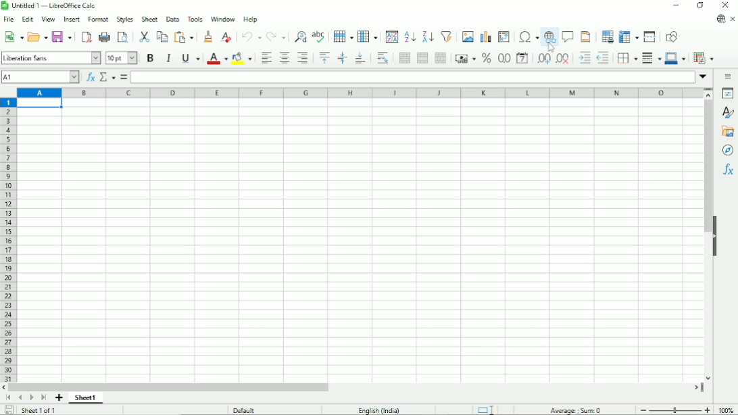 Image resolution: width=738 pixels, height=415 pixels. I want to click on Clone formatting, so click(208, 36).